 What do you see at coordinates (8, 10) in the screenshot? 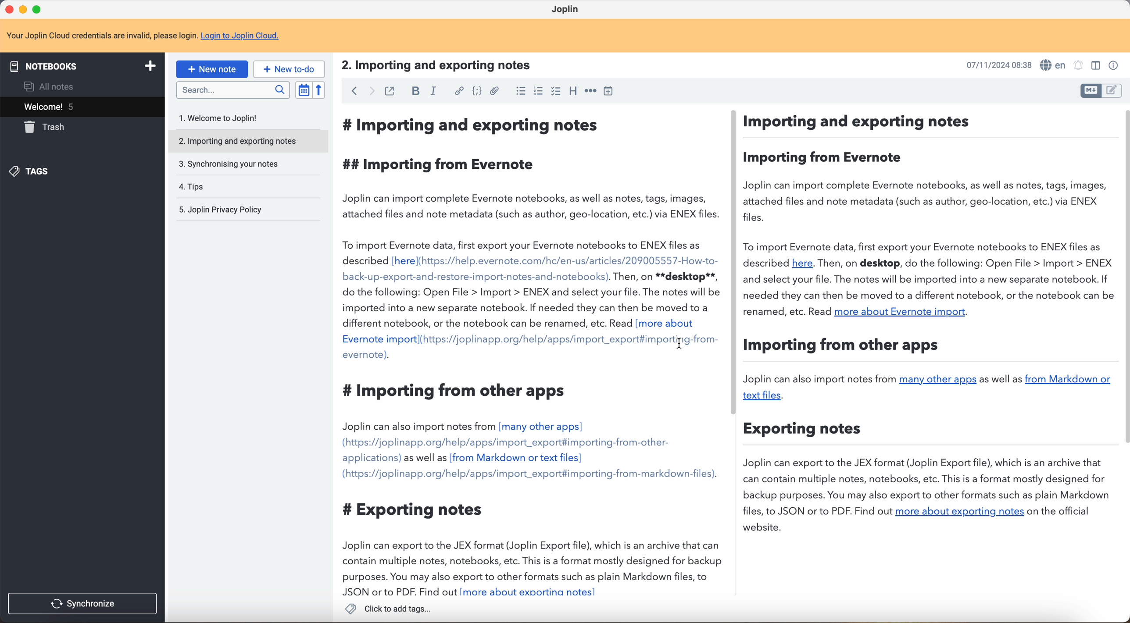
I see `close Joplin` at bounding box center [8, 10].